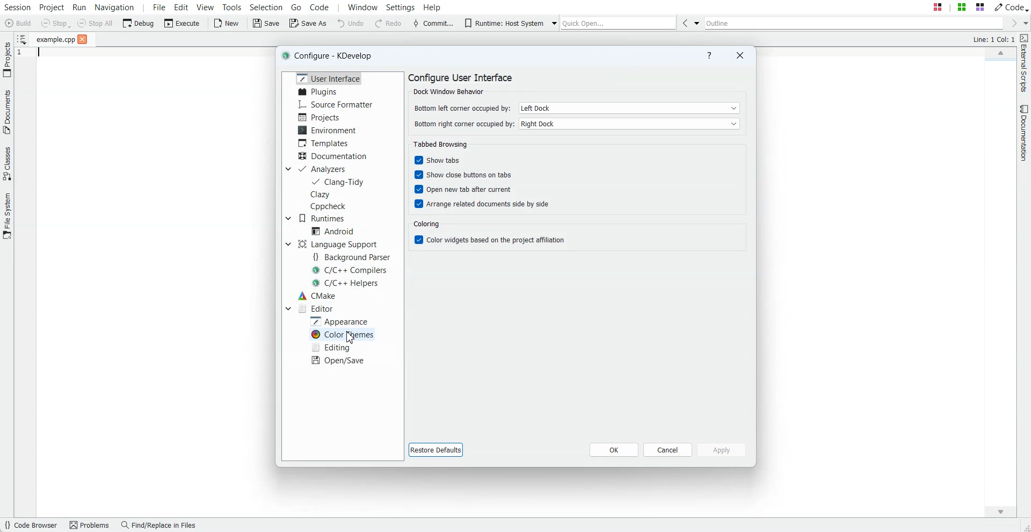  What do you see at coordinates (1011, 6) in the screenshot?
I see `Code` at bounding box center [1011, 6].